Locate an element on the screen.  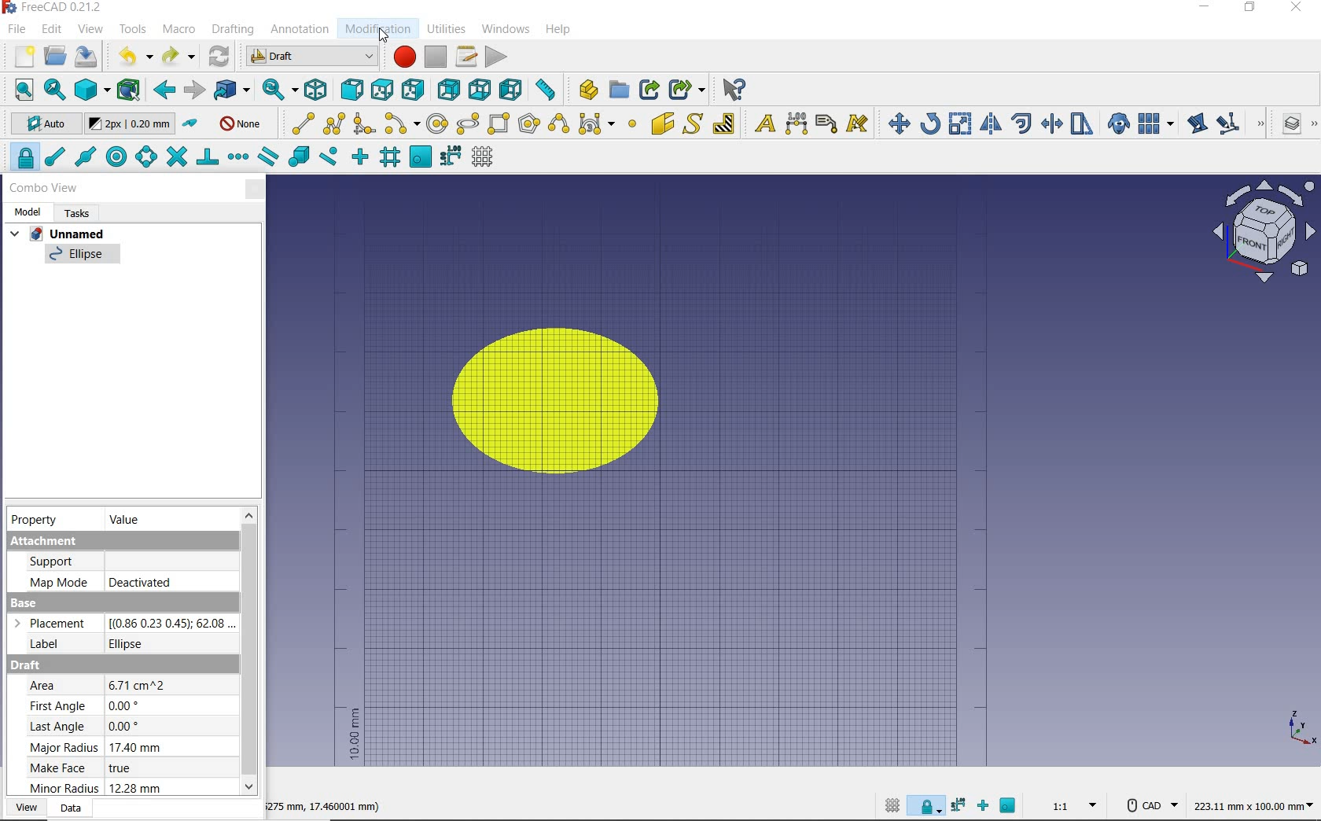
snap center is located at coordinates (117, 157).